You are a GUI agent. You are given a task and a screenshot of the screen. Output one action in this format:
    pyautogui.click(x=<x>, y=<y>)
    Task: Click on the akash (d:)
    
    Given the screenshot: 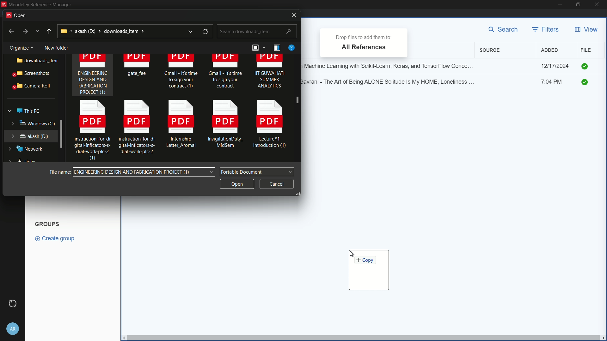 What is the action you would take?
    pyautogui.click(x=29, y=135)
    